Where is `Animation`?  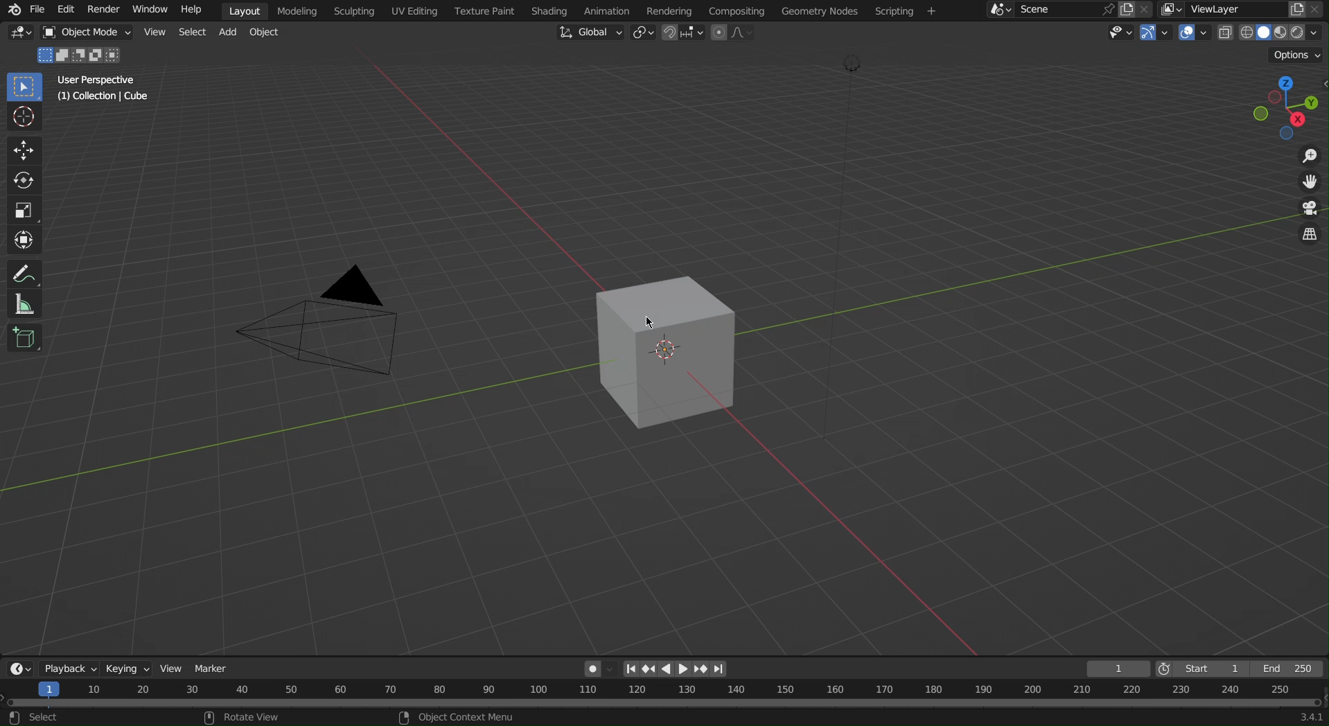
Animation is located at coordinates (606, 11).